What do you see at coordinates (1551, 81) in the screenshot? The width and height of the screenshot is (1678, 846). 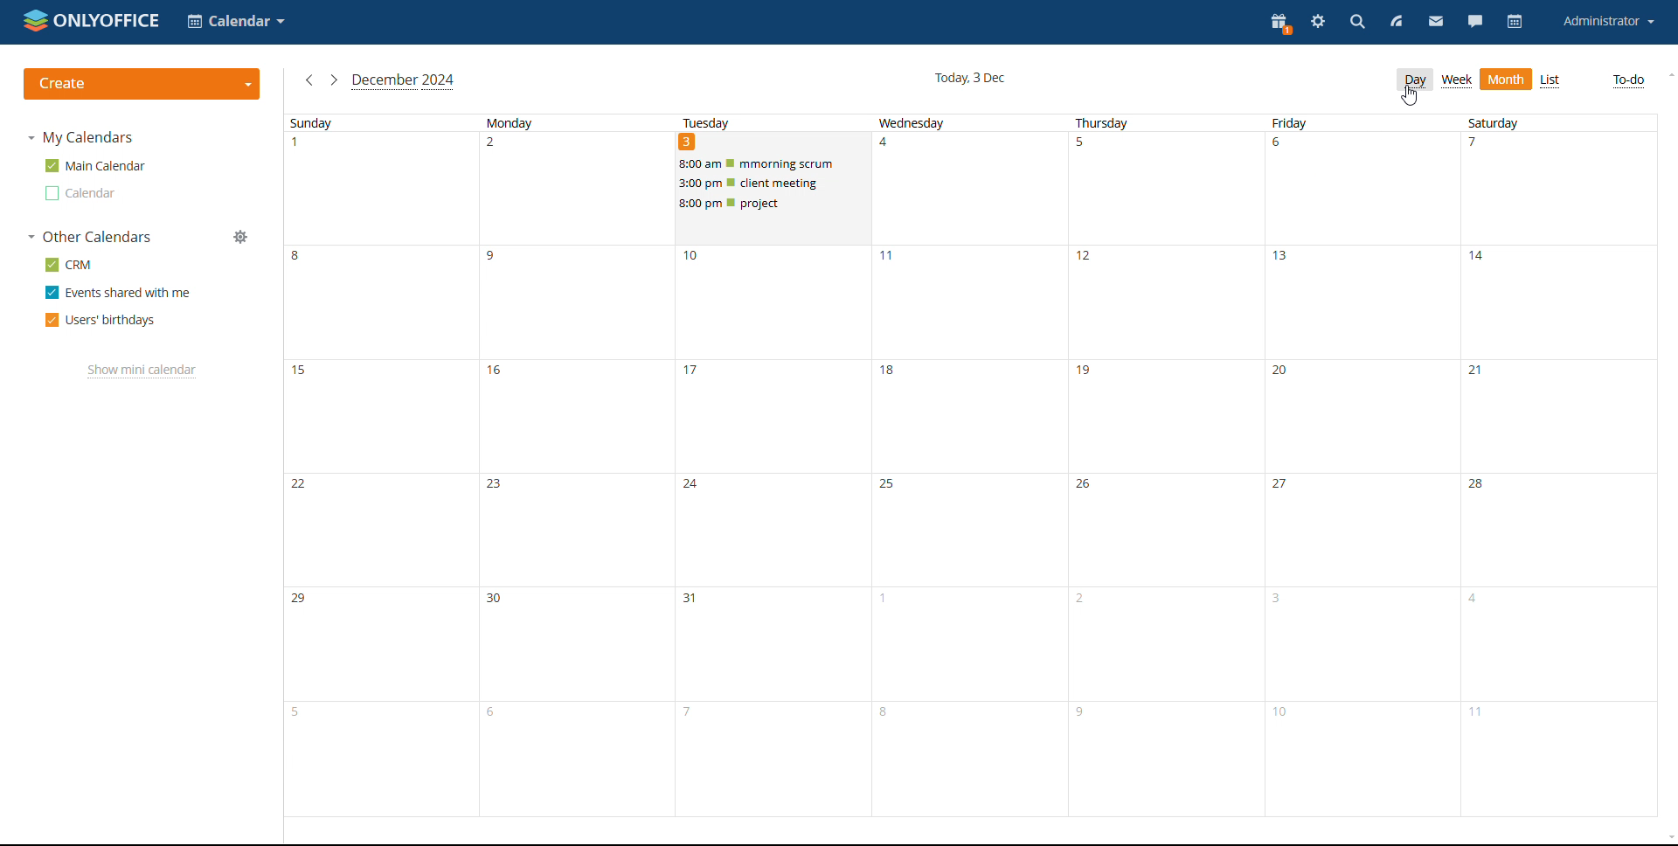 I see `list view` at bounding box center [1551, 81].